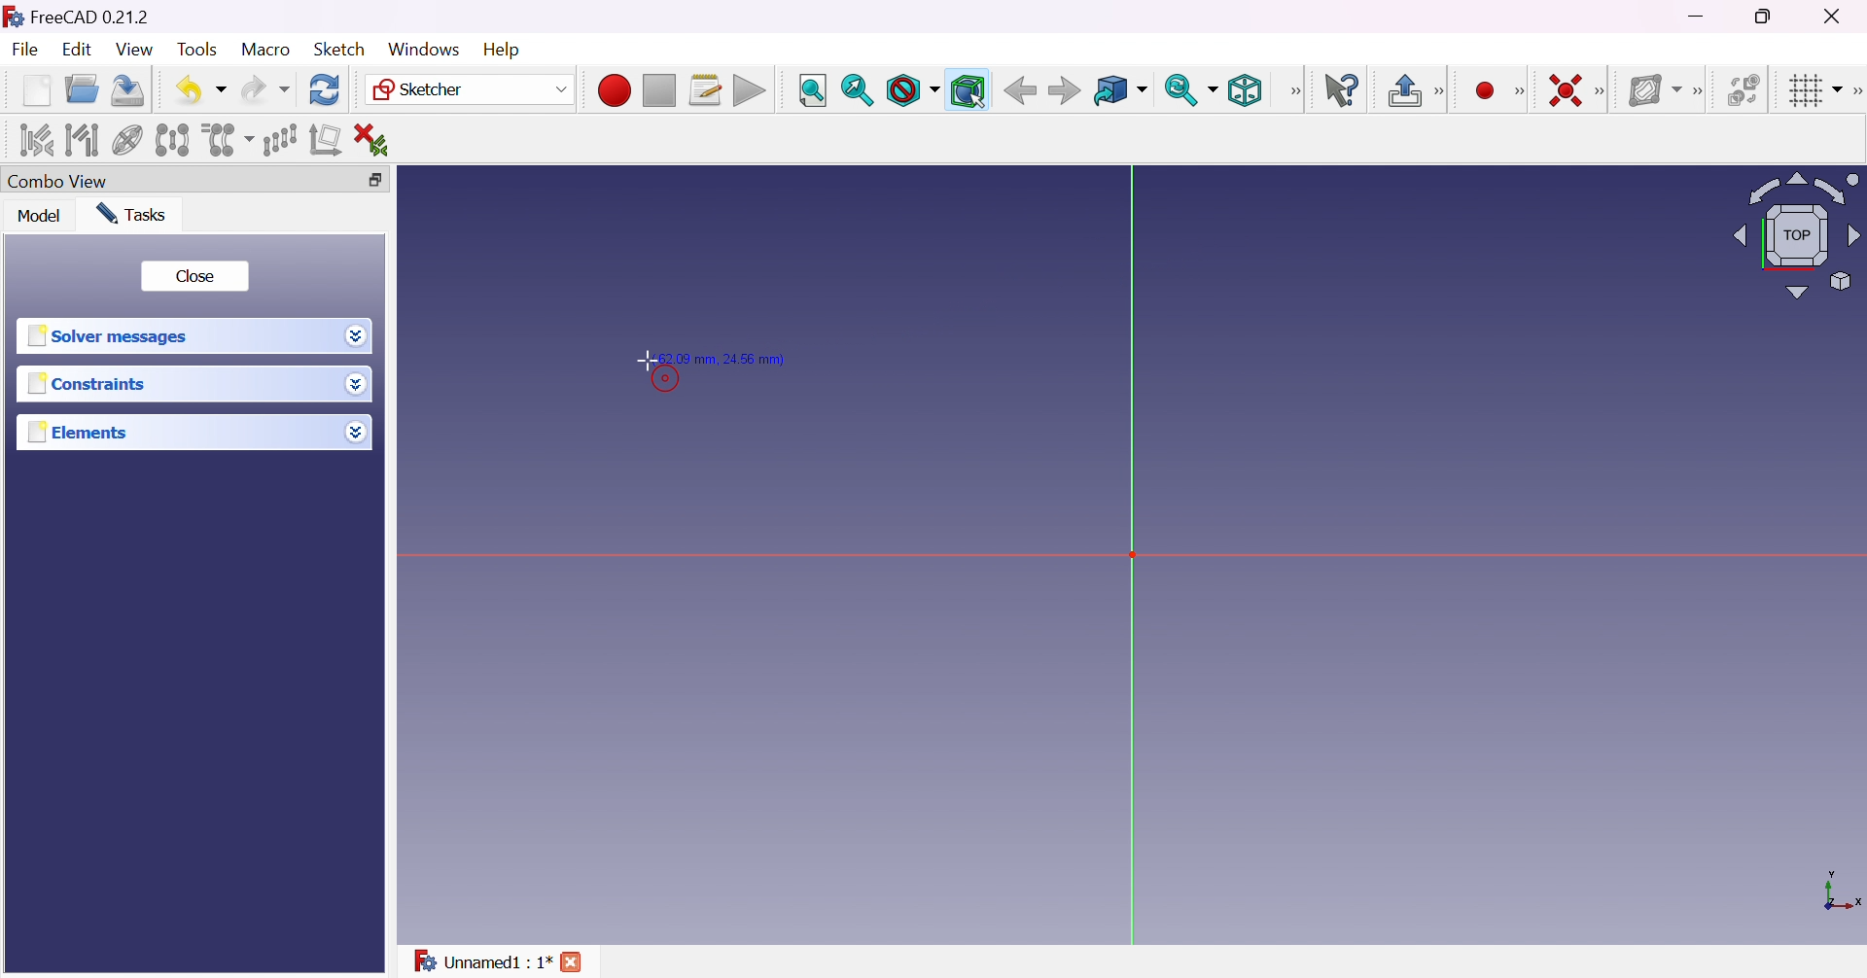 The image size is (1867, 978). Describe the element at coordinates (129, 142) in the screenshot. I see `Show/hide internal geometry` at that location.